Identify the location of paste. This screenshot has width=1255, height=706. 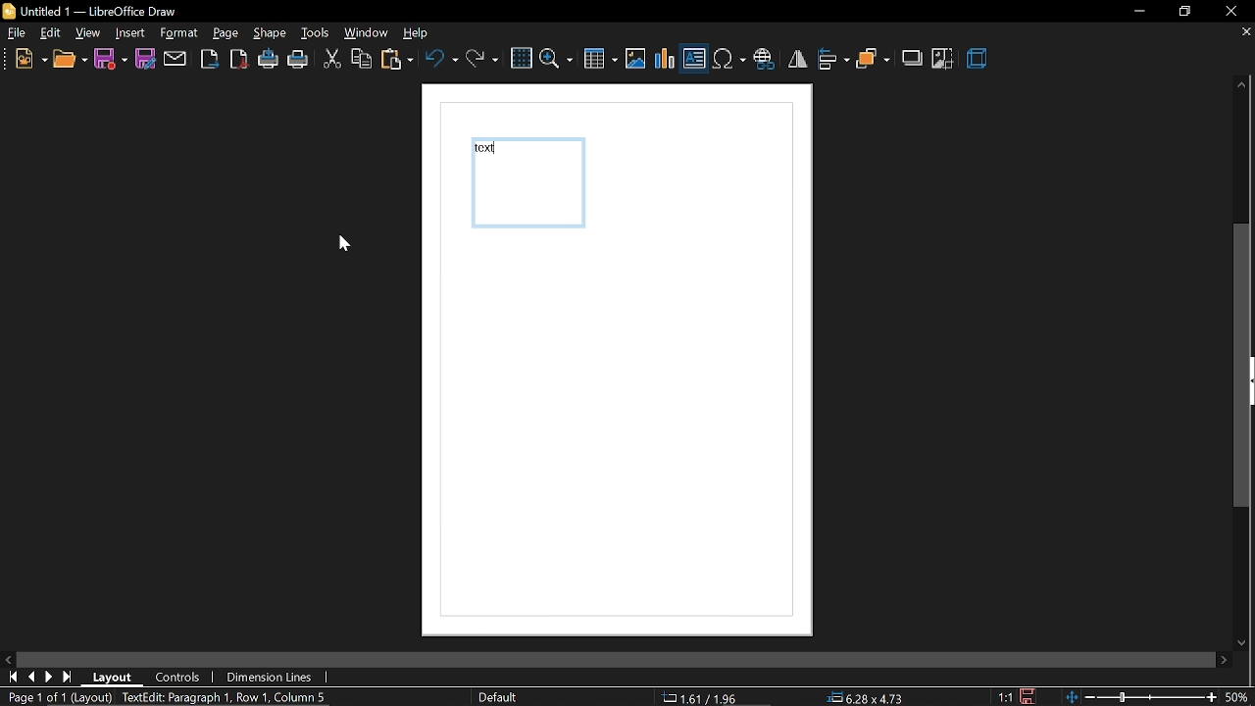
(398, 62).